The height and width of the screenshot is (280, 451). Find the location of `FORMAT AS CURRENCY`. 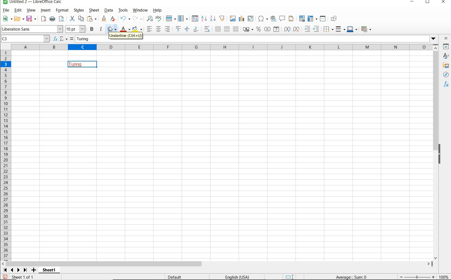

FORMAT AS CURRENCY is located at coordinates (247, 30).